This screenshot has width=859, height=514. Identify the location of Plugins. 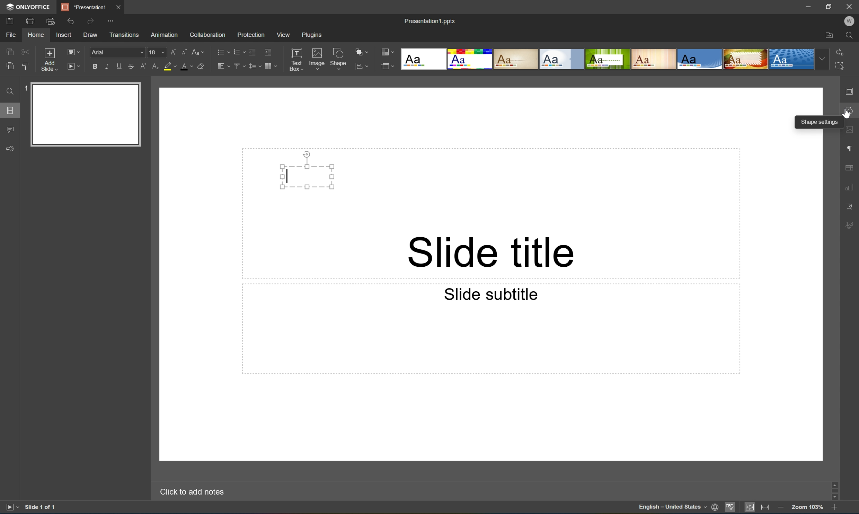
(313, 35).